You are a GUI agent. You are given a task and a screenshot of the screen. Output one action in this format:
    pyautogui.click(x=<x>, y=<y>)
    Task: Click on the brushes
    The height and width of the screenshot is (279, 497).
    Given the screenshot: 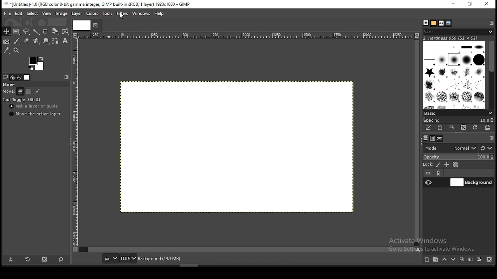 What is the action you would take?
    pyautogui.click(x=426, y=22)
    